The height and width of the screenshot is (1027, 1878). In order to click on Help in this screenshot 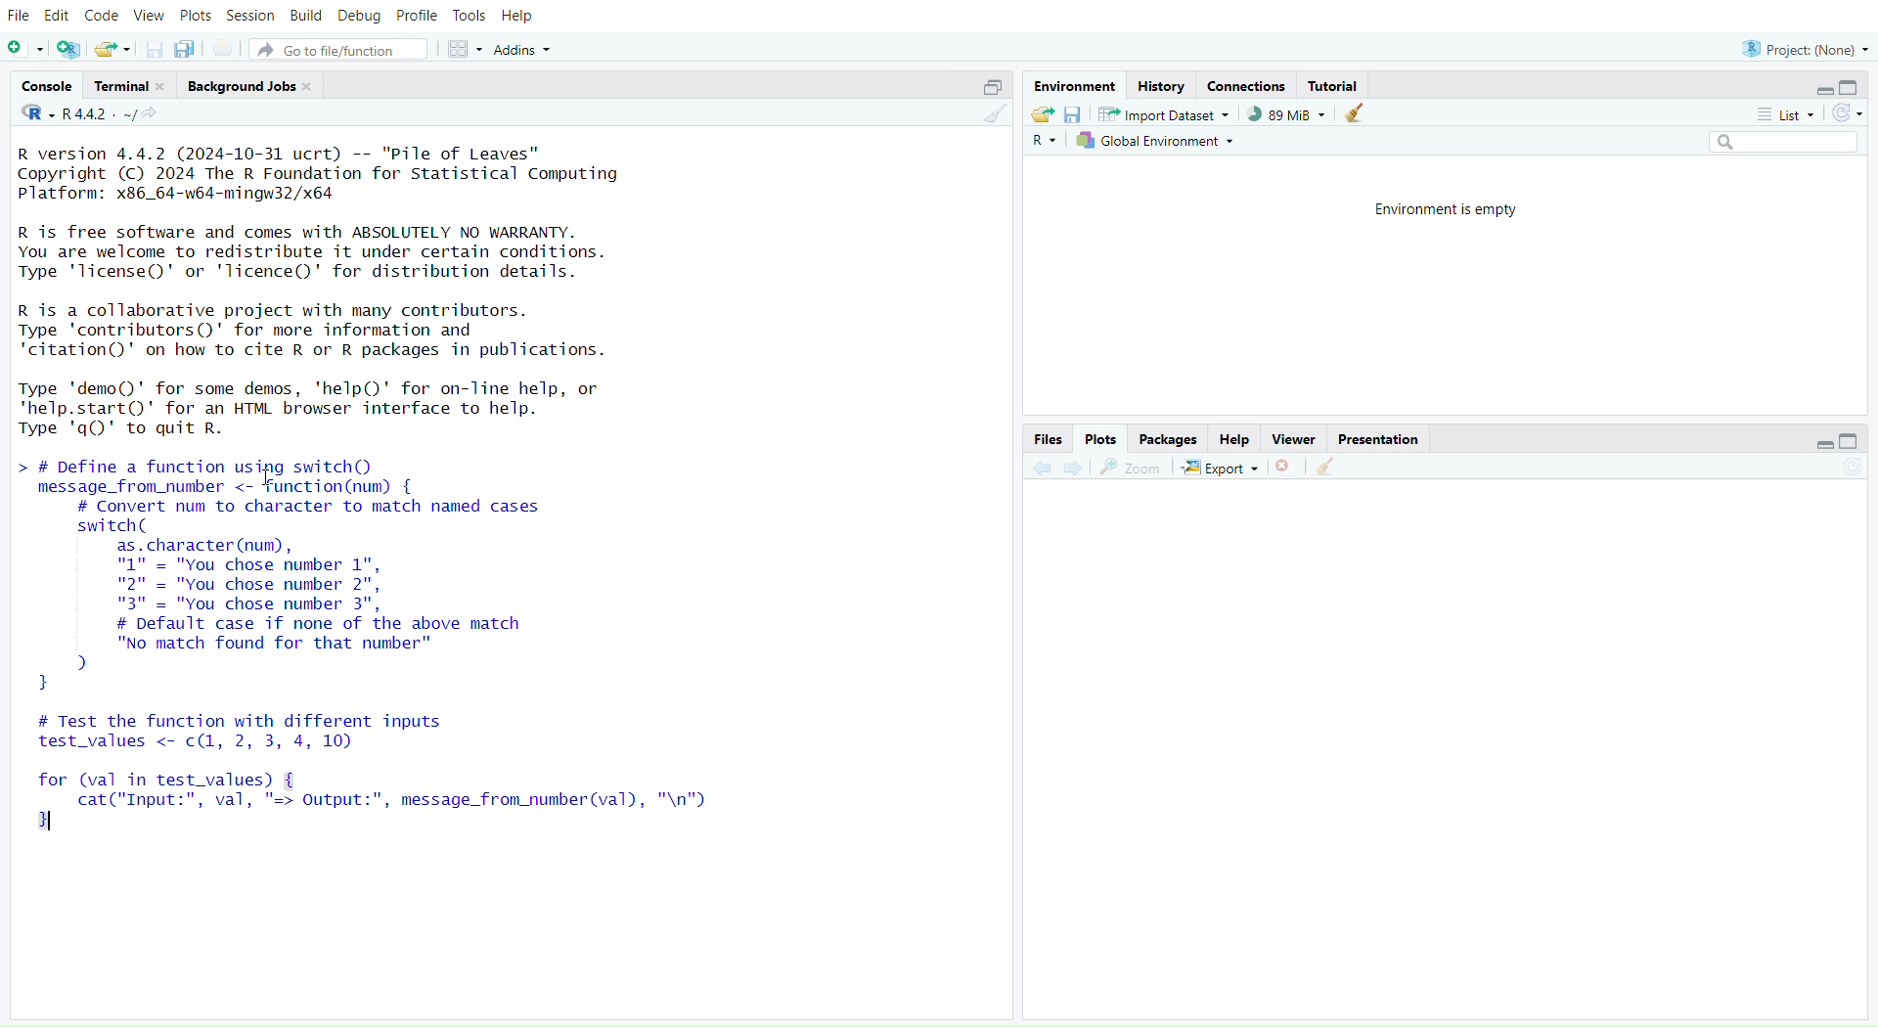, I will do `click(1233, 437)`.